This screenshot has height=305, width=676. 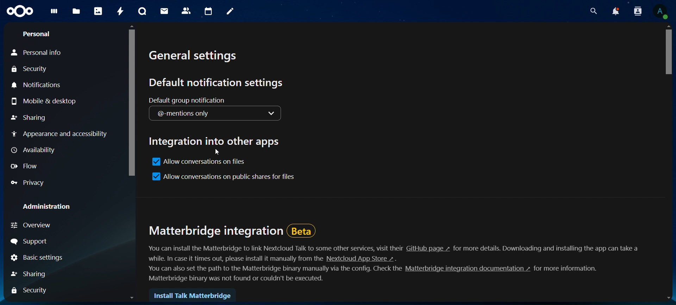 What do you see at coordinates (186, 11) in the screenshot?
I see `contacts` at bounding box center [186, 11].